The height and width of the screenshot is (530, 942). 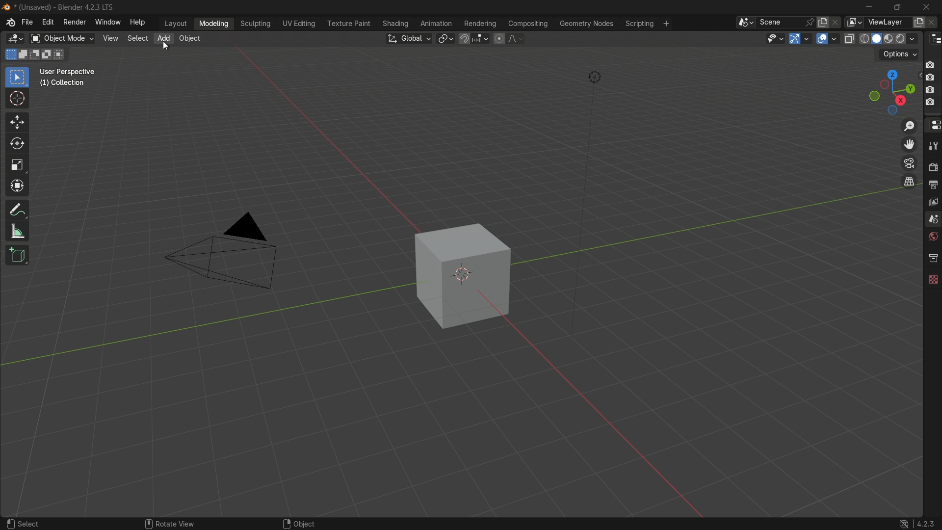 I want to click on camera, so click(x=930, y=84).